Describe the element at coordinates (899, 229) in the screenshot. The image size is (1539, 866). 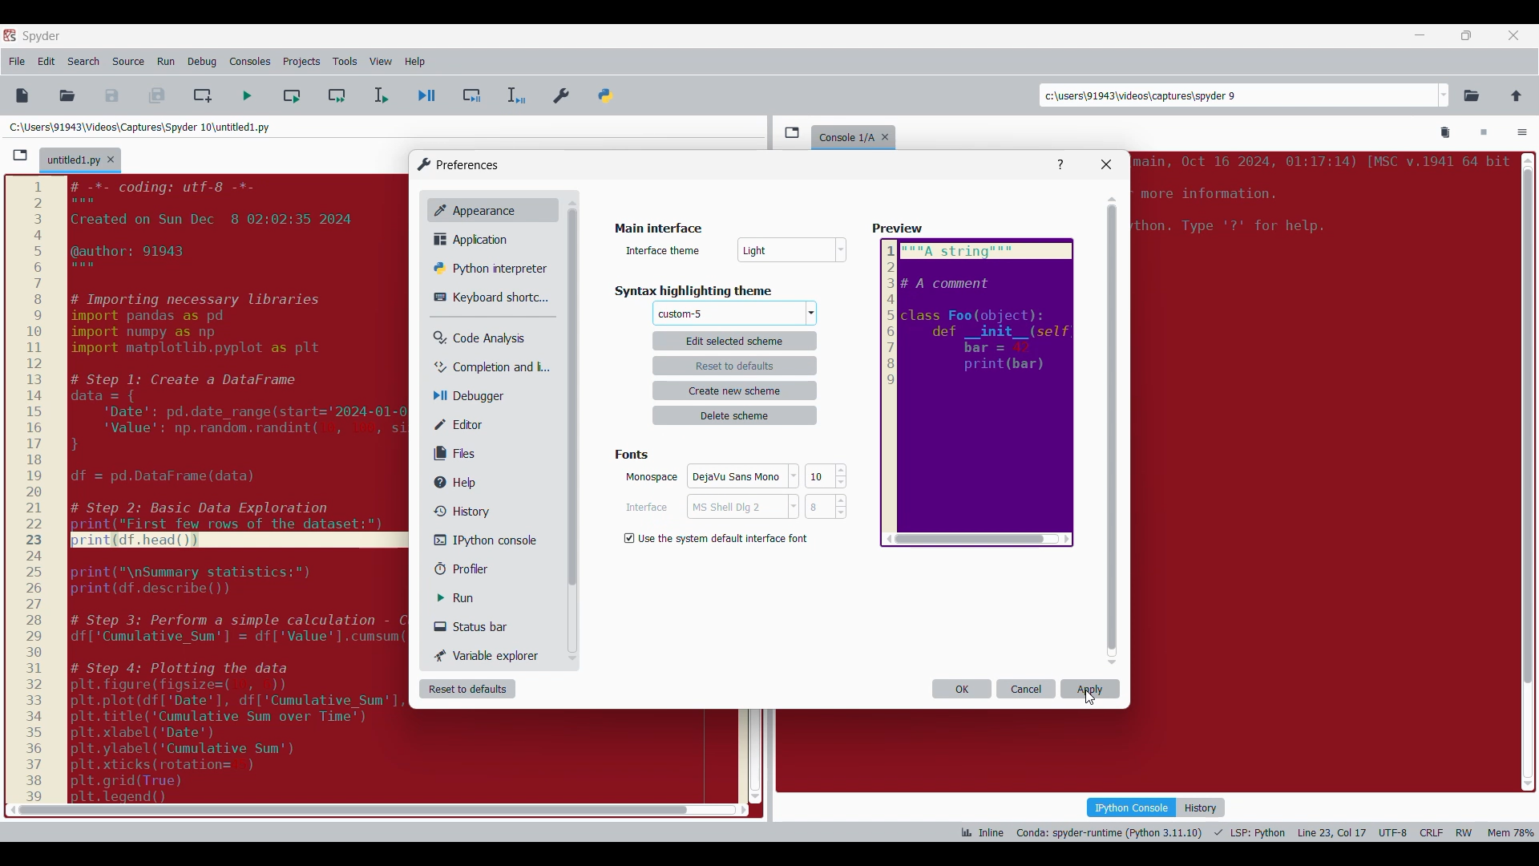
I see `` at that location.